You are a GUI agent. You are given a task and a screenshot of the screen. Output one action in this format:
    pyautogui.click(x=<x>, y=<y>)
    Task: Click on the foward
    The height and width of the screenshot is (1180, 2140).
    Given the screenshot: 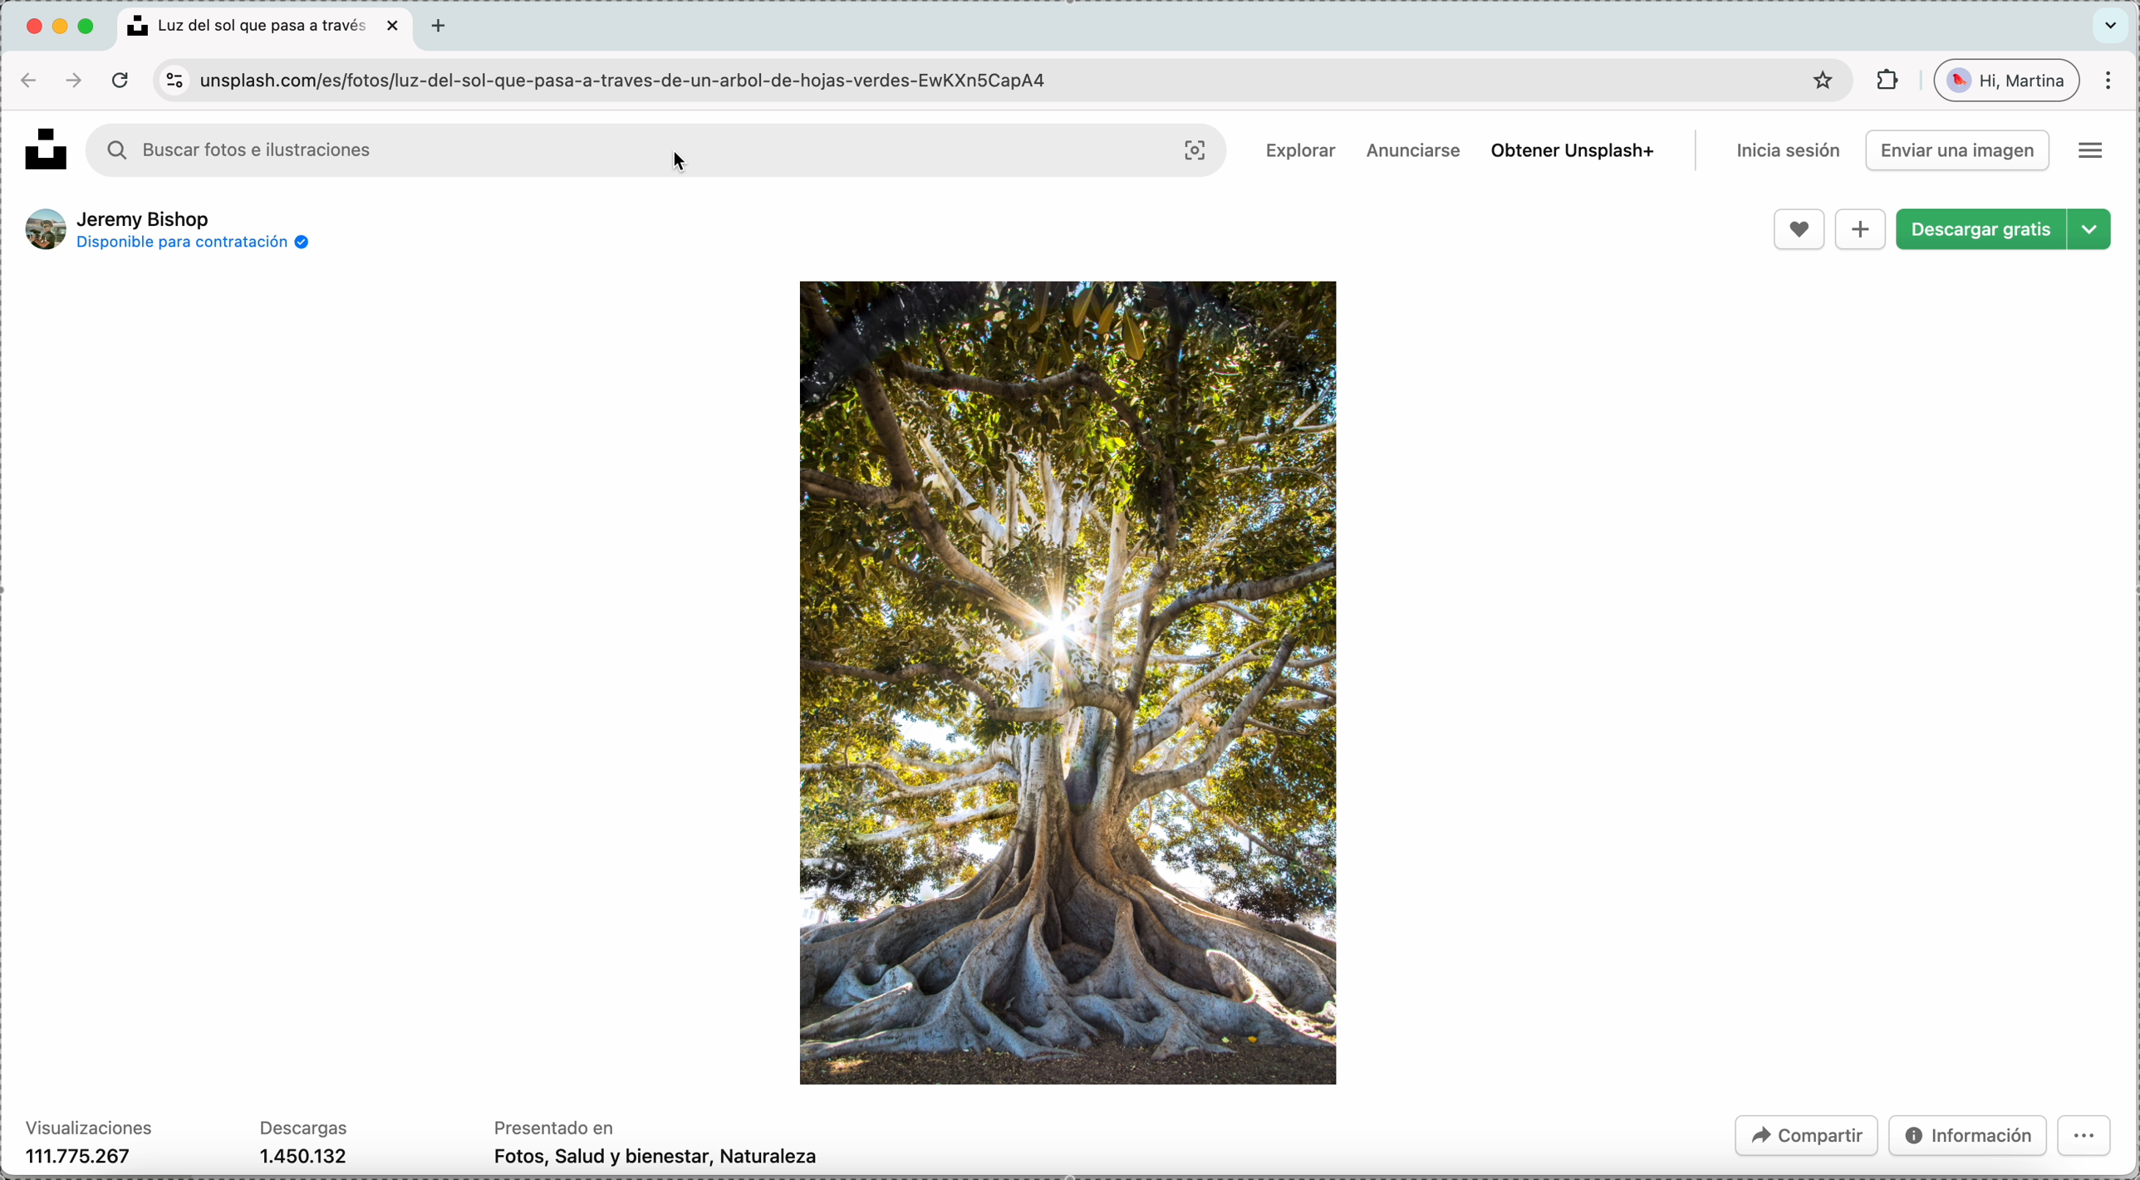 What is the action you would take?
    pyautogui.click(x=74, y=80)
    